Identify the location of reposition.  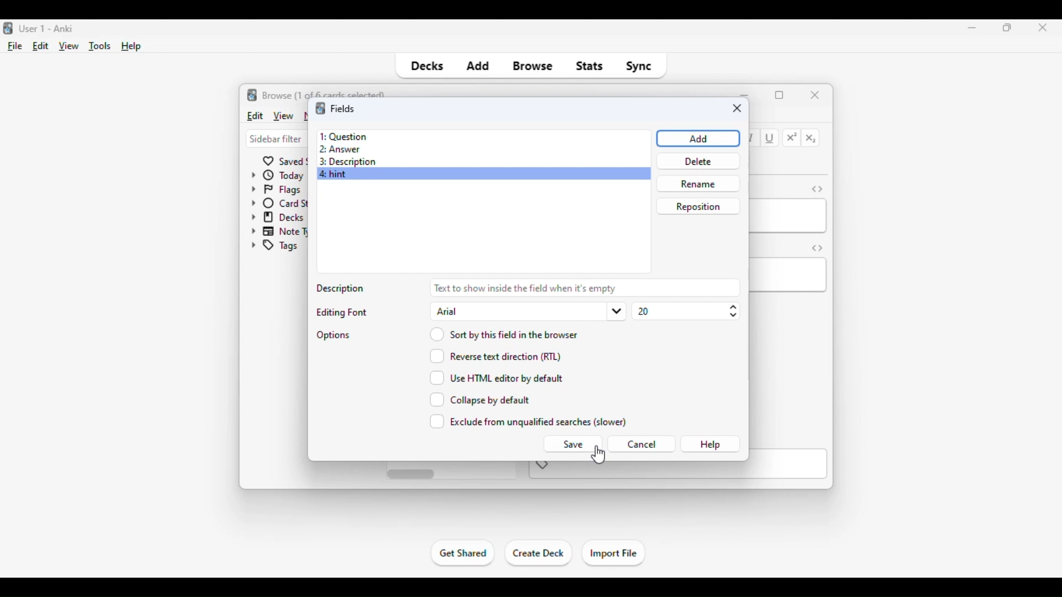
(698, 206).